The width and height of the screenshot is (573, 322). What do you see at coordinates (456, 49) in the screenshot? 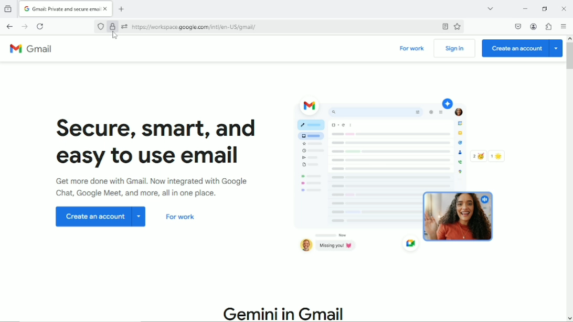
I see `Sign in` at bounding box center [456, 49].